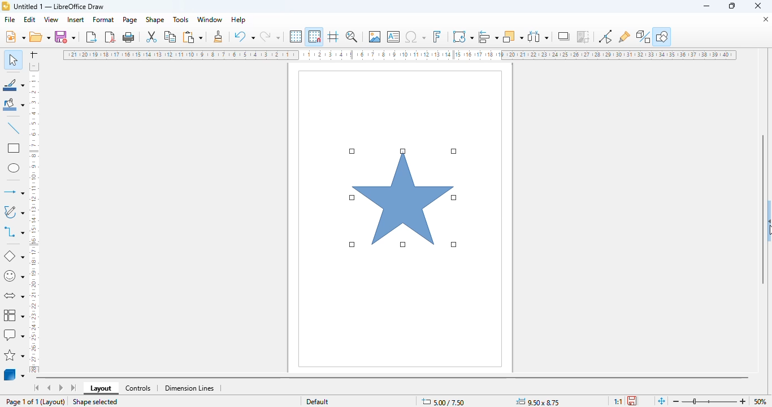 This screenshot has width=772, height=407. Describe the element at coordinates (14, 276) in the screenshot. I see `symbol shapes` at that location.